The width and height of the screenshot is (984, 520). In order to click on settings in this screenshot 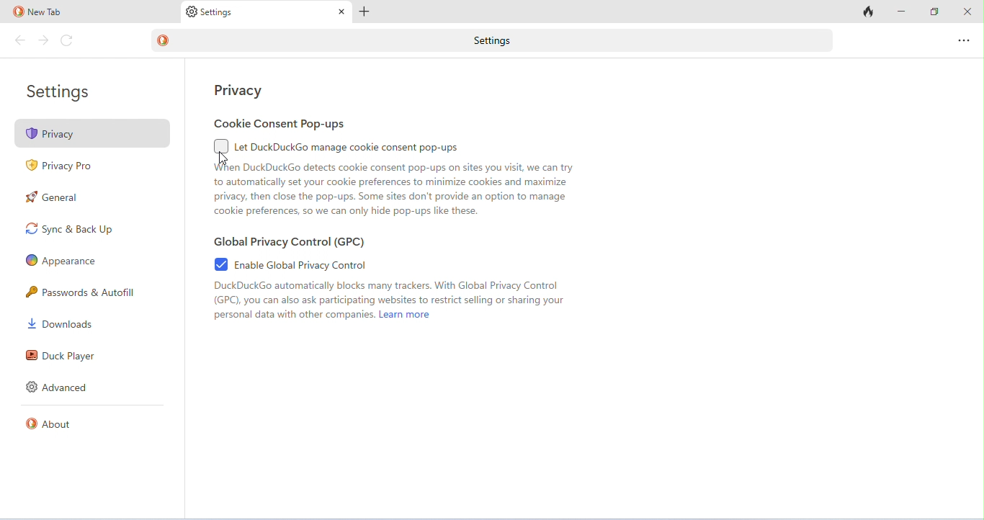, I will do `click(210, 13)`.